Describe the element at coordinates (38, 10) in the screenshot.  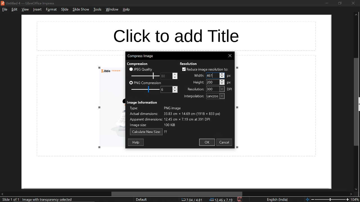
I see `insert` at that location.